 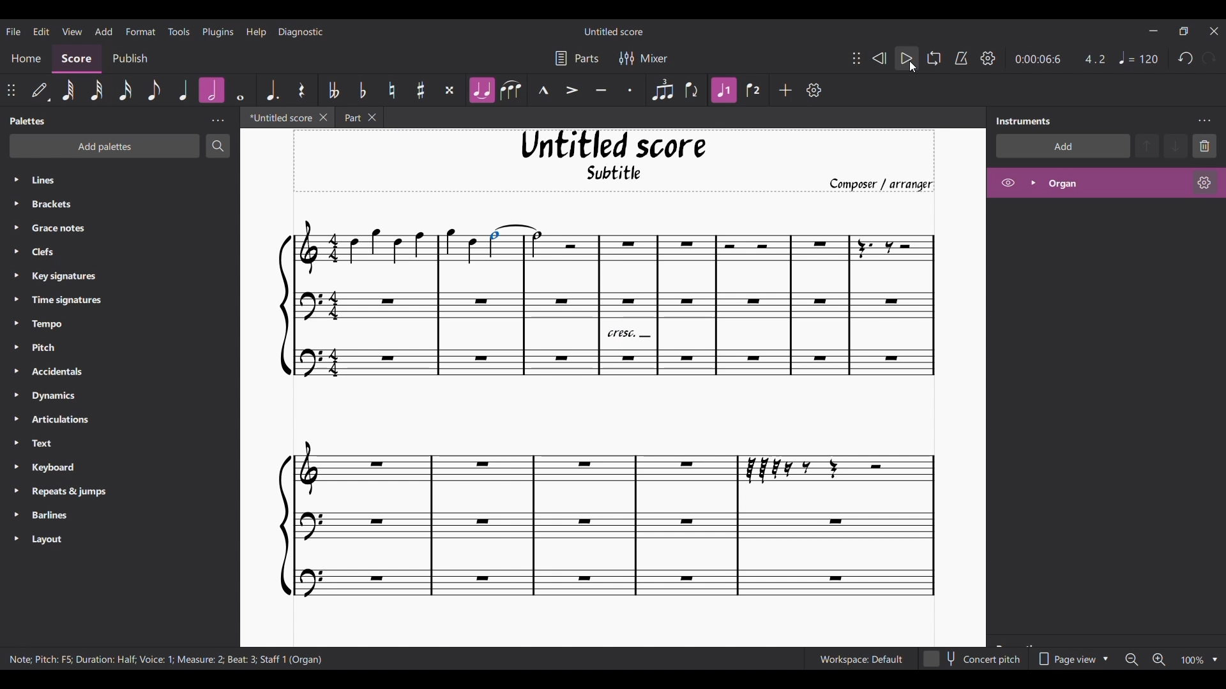 I want to click on Playback settings, so click(x=988, y=58).